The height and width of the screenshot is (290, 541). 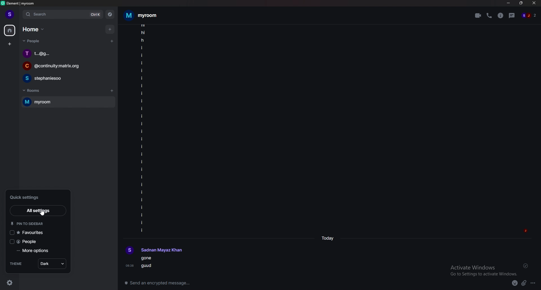 What do you see at coordinates (529, 16) in the screenshot?
I see `people` at bounding box center [529, 16].